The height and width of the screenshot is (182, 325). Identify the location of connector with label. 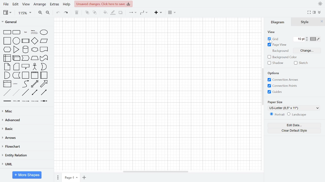
(17, 101).